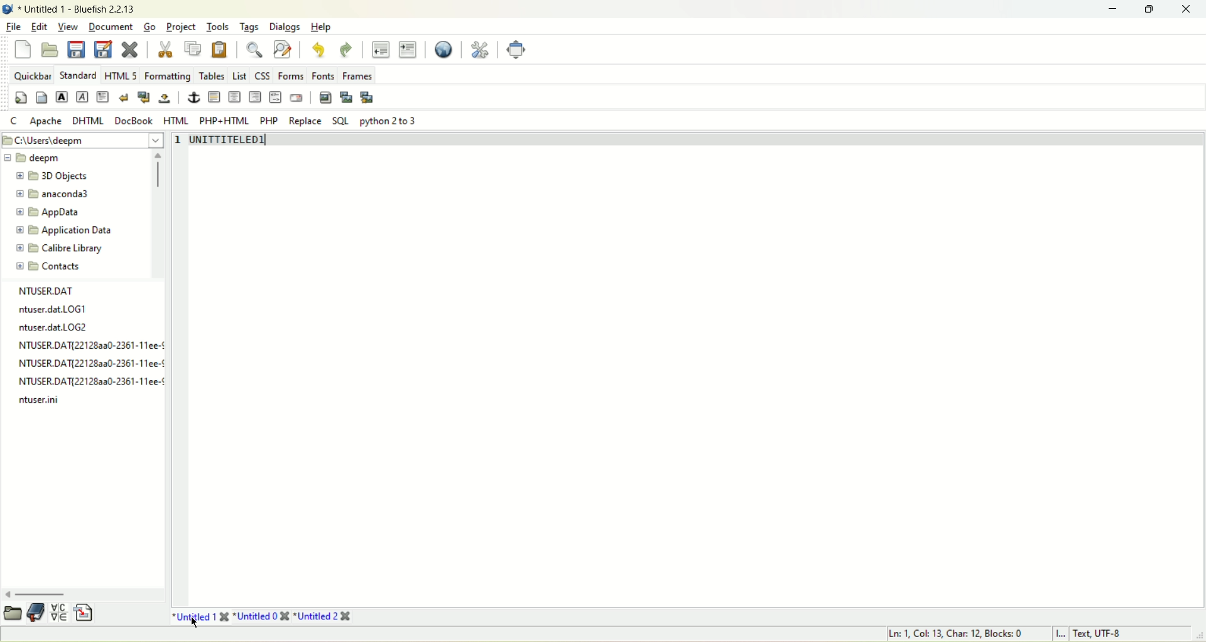 Image resolution: width=1206 pixels, height=642 pixels. Describe the element at coordinates (410, 48) in the screenshot. I see `indent ` at that location.